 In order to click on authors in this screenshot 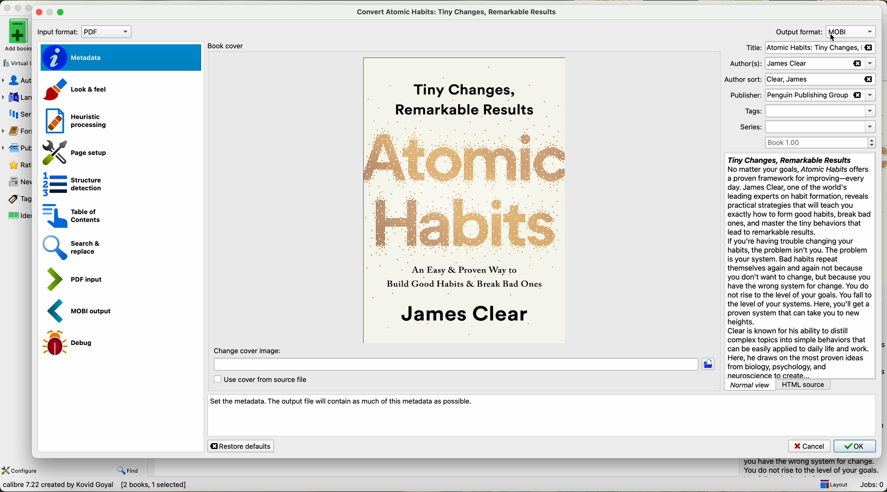, I will do `click(16, 81)`.